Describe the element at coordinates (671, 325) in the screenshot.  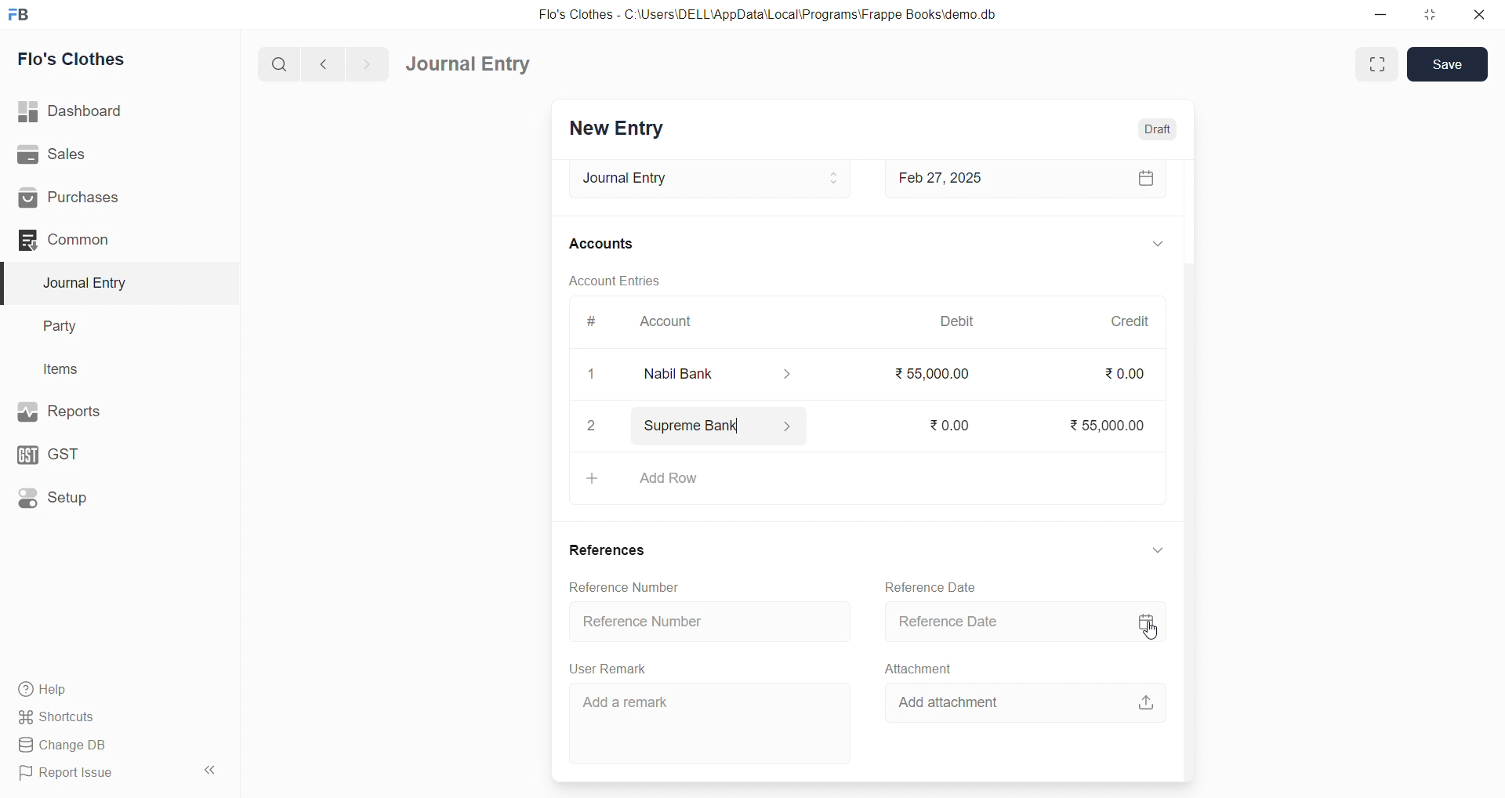
I see `Account` at that location.